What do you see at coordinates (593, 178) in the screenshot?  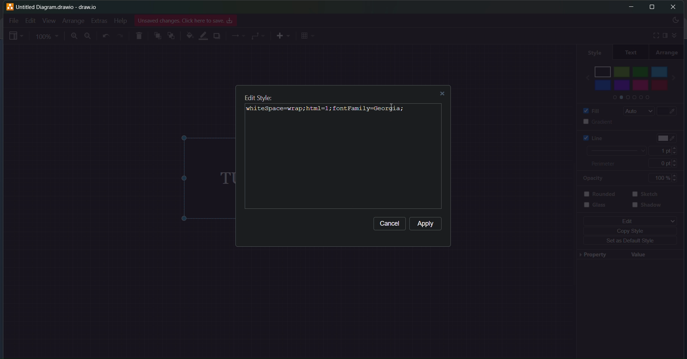 I see `opacity` at bounding box center [593, 178].